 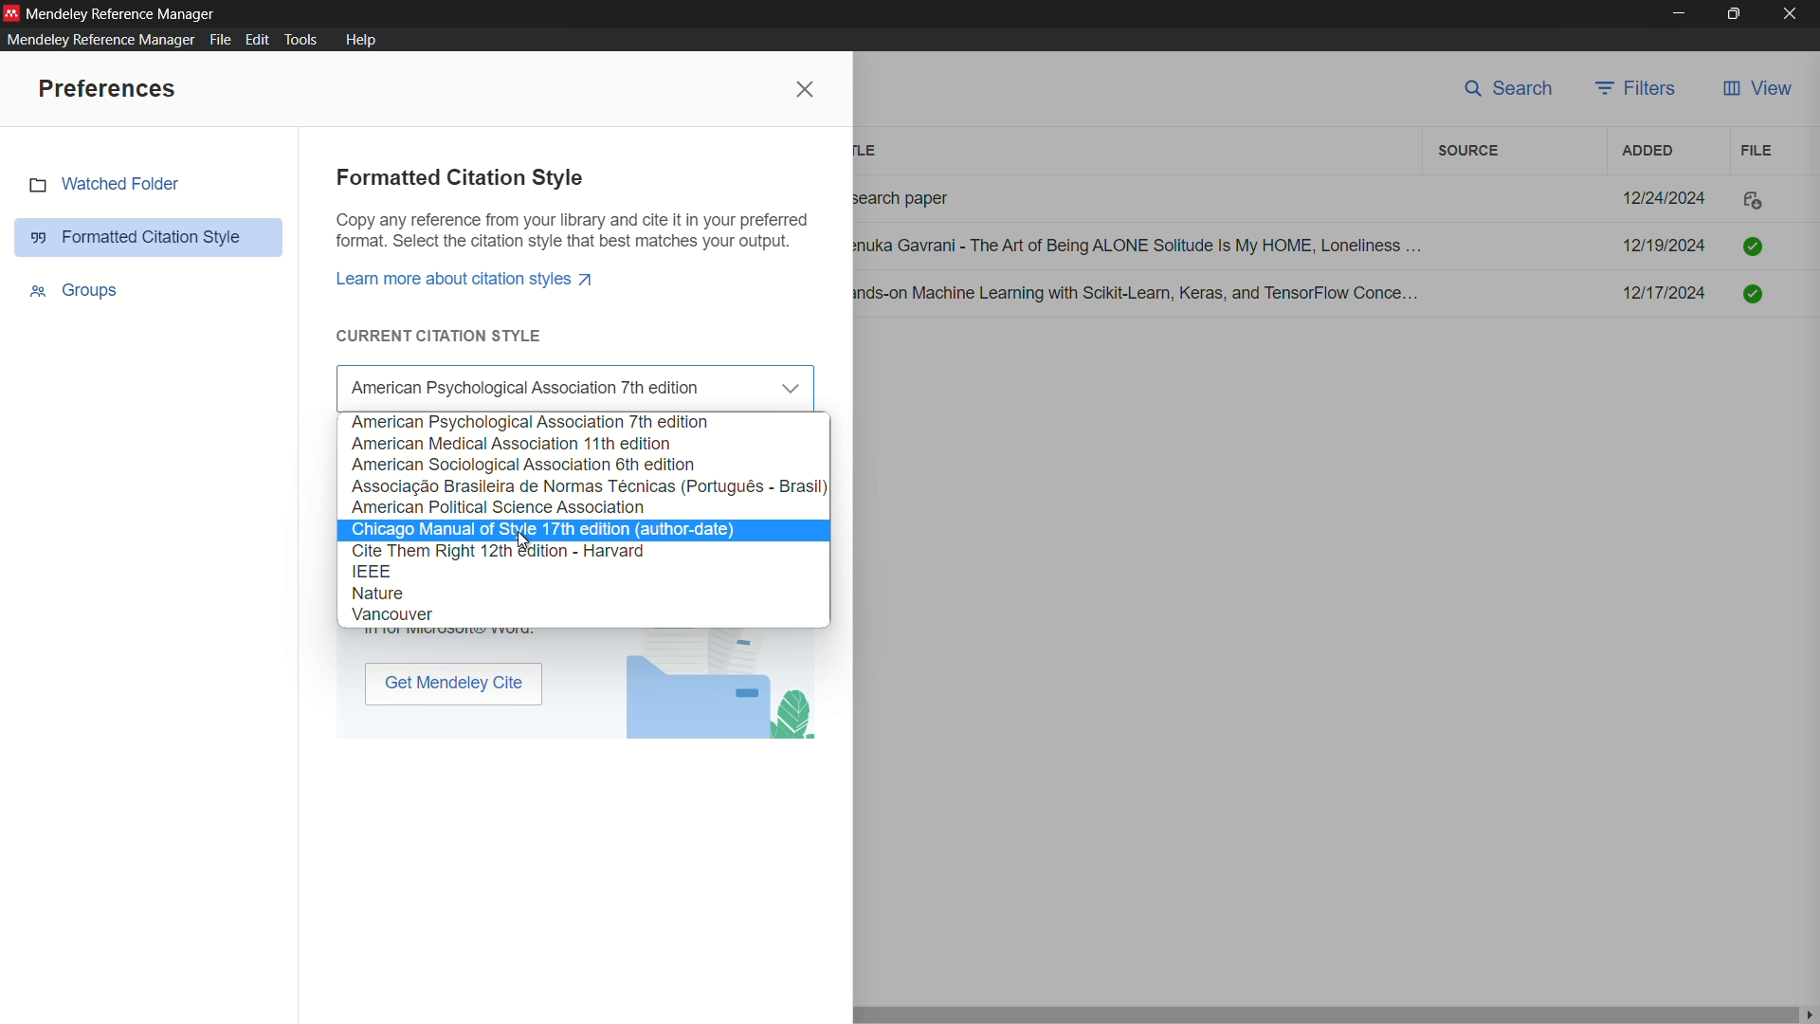 What do you see at coordinates (502, 506) in the screenshot?
I see `citation styles` at bounding box center [502, 506].